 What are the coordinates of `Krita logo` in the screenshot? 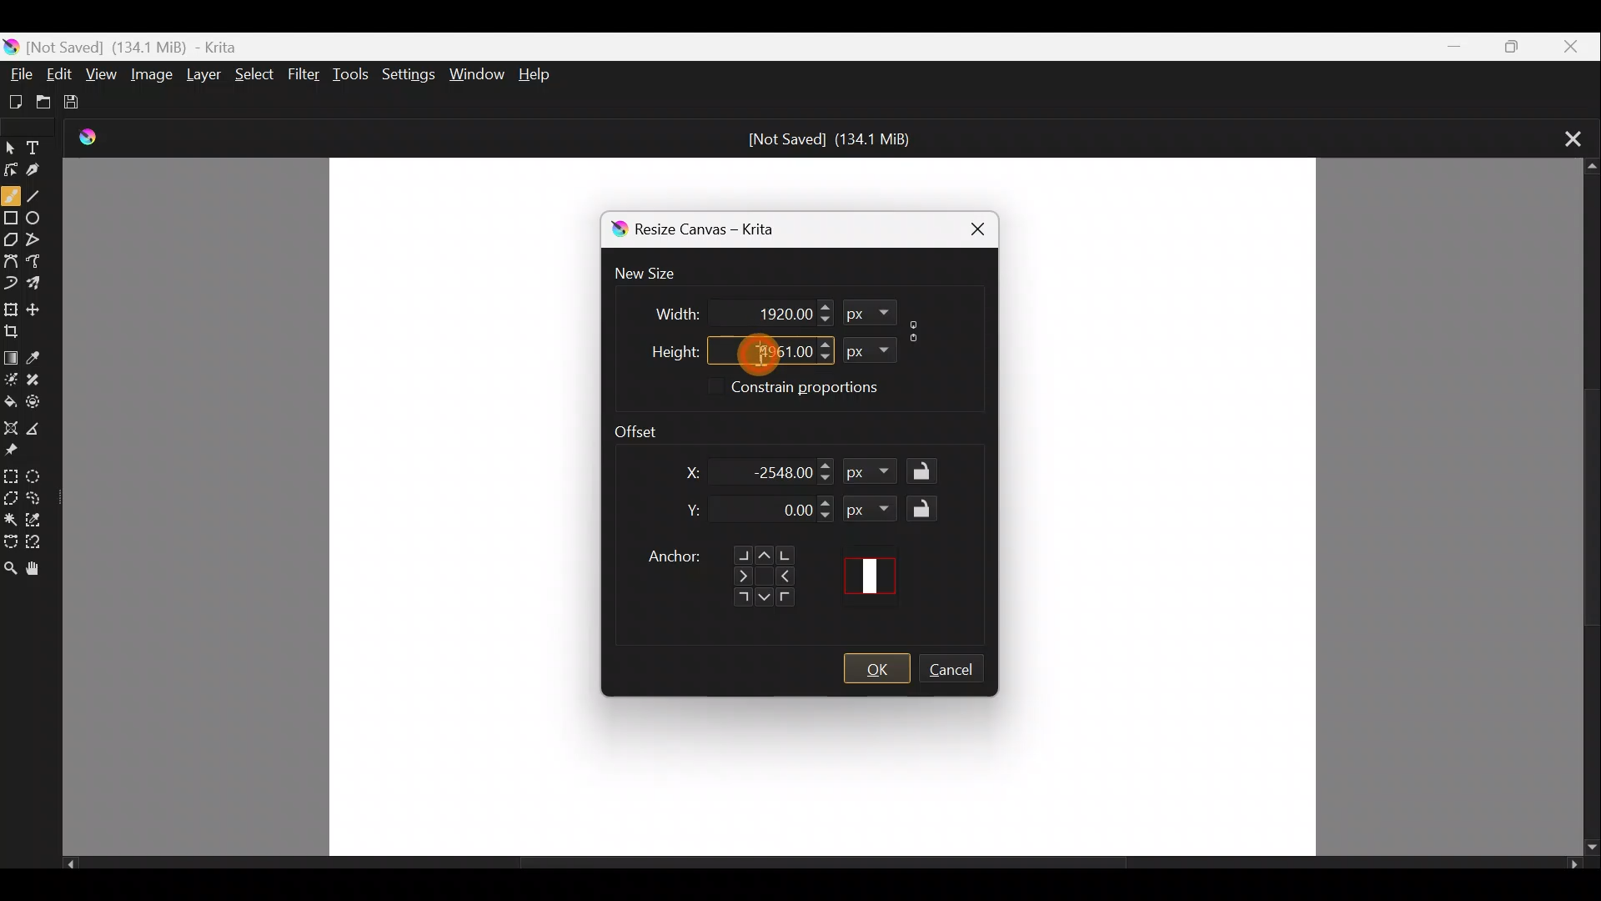 It's located at (615, 229).